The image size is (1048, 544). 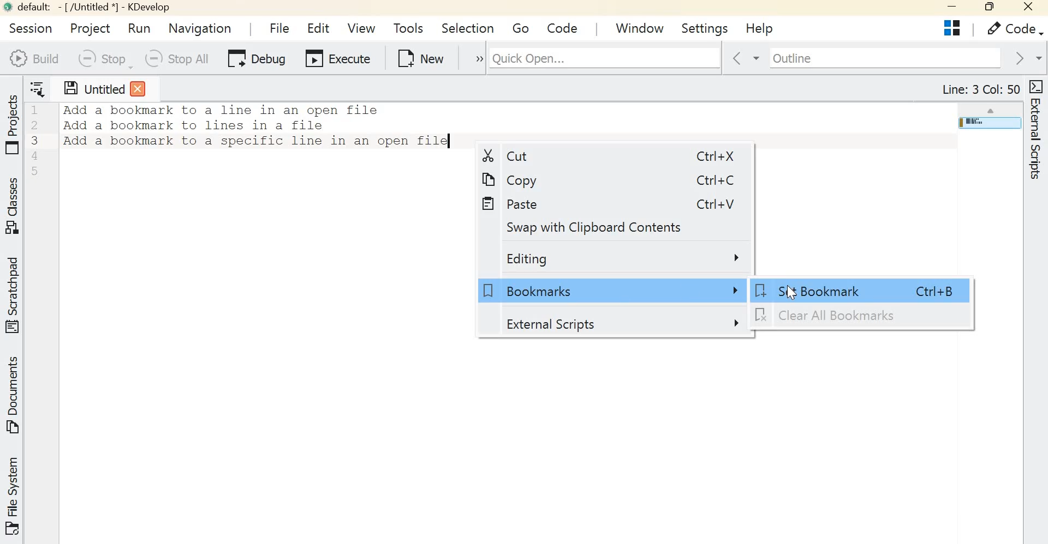 I want to click on Tools, so click(x=407, y=28).